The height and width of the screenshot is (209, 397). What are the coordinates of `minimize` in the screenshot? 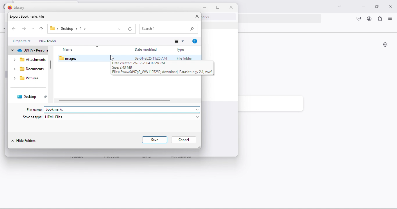 It's located at (205, 7).